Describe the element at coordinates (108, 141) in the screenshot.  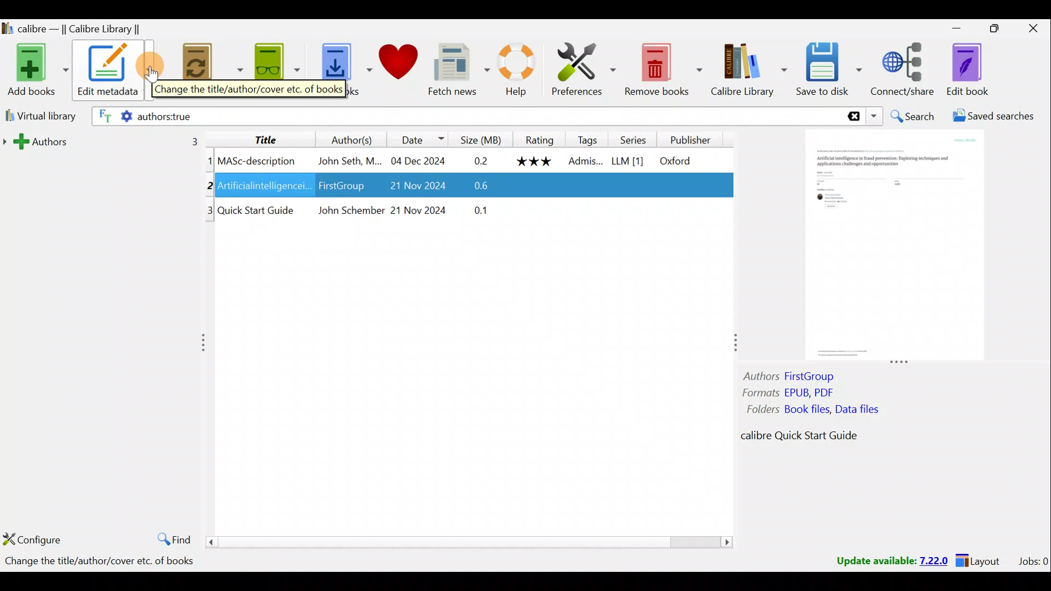
I see `Authors` at that location.